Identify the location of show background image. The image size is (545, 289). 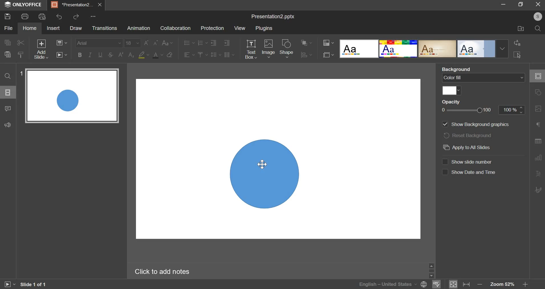
(446, 125).